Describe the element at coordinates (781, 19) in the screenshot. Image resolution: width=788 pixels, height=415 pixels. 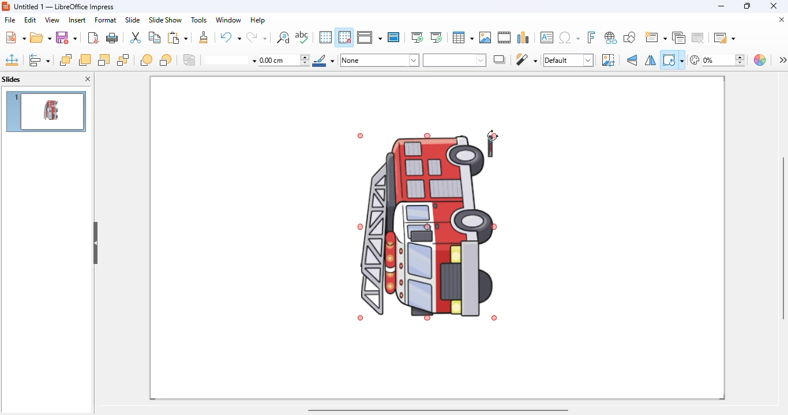
I see `close document` at that location.